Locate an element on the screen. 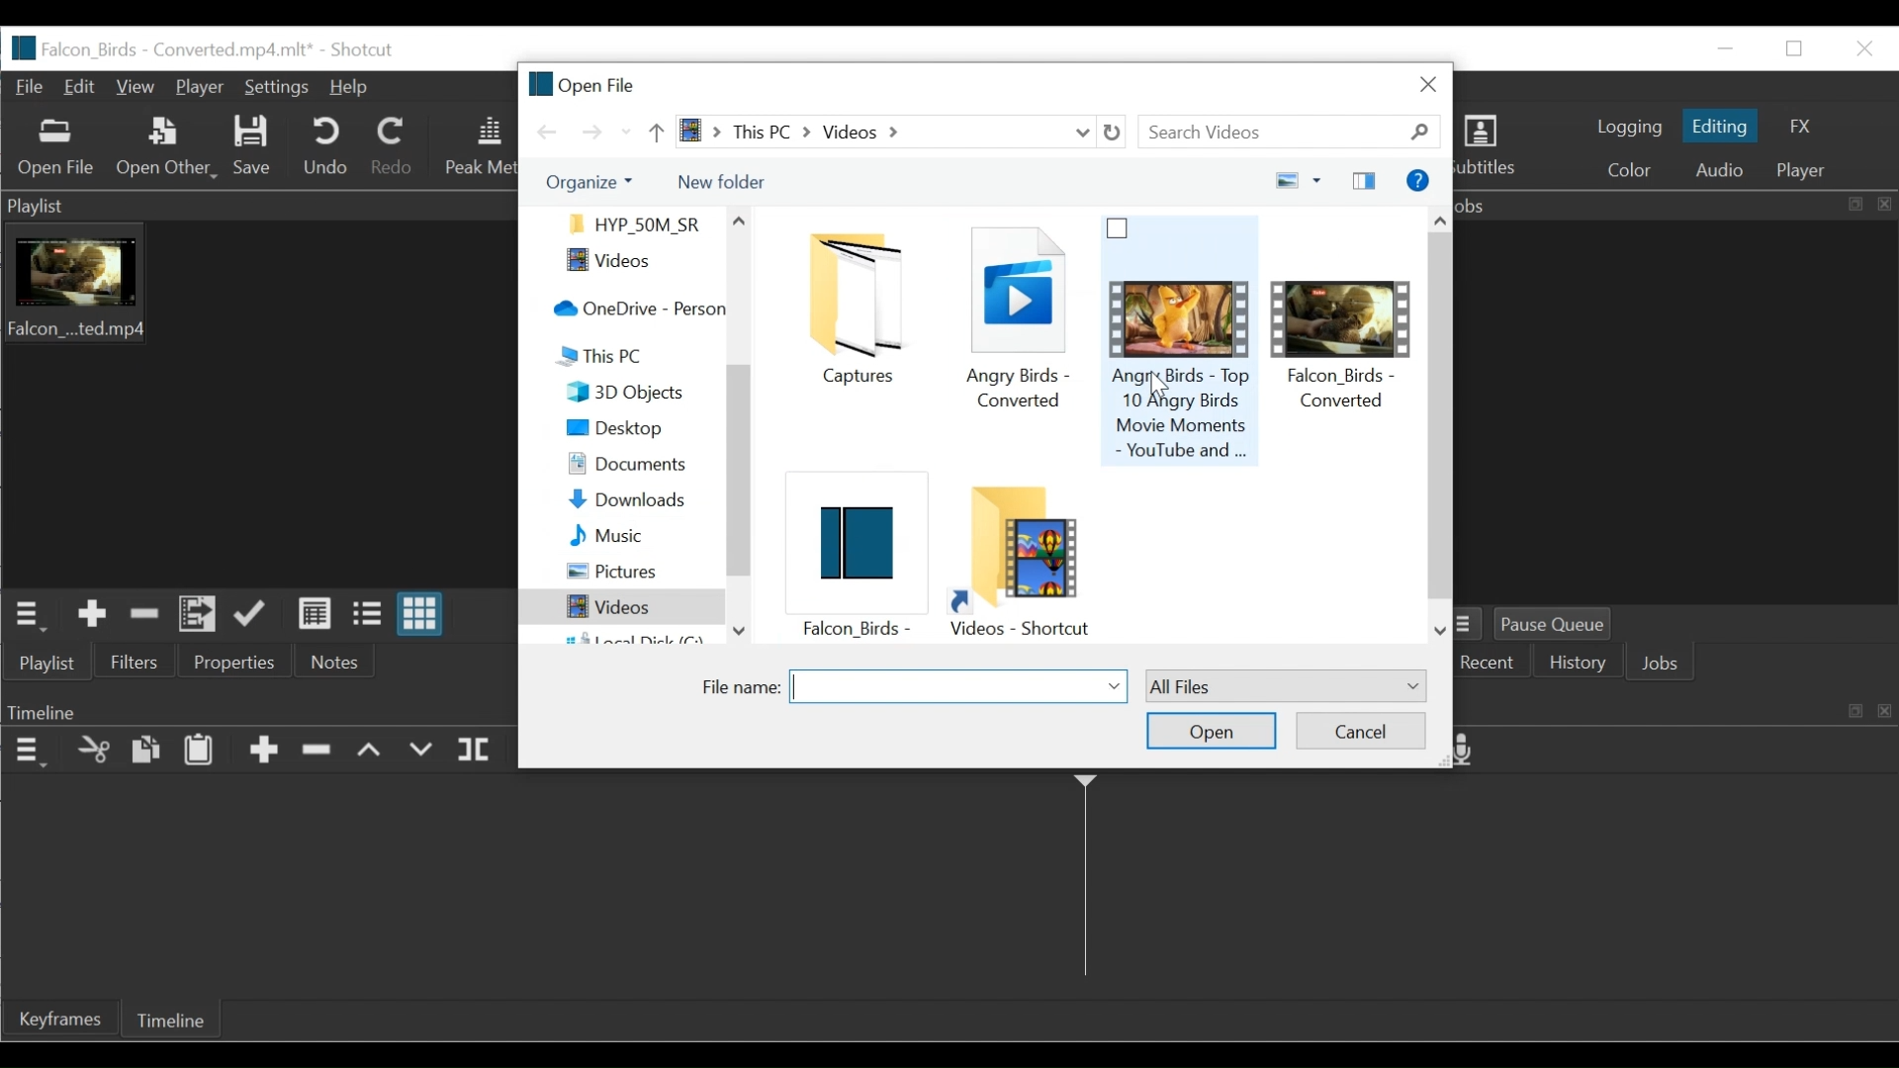 The height and width of the screenshot is (1068, 1899). Scroll down is located at coordinates (1441, 632).